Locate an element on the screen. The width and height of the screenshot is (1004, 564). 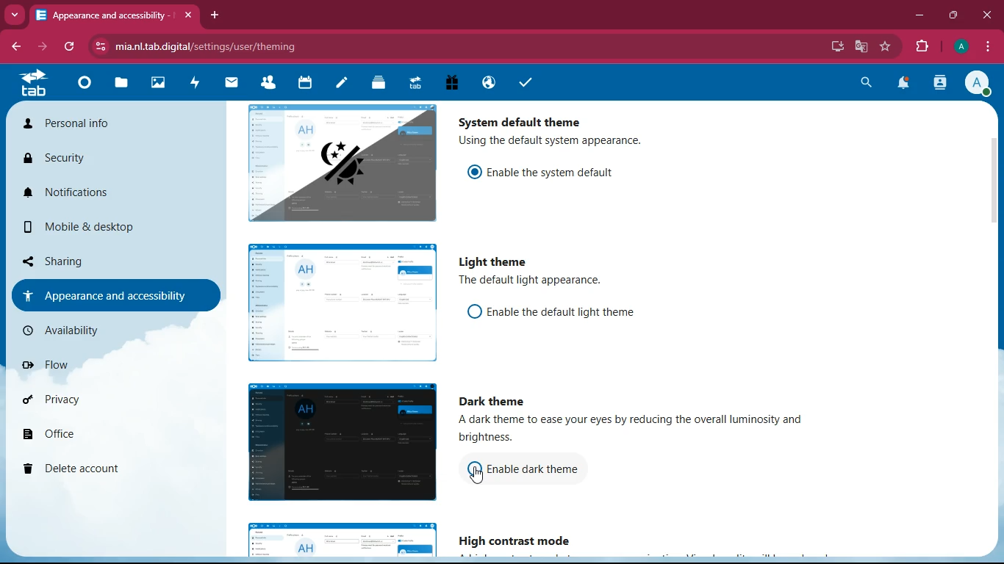
back is located at coordinates (19, 46).